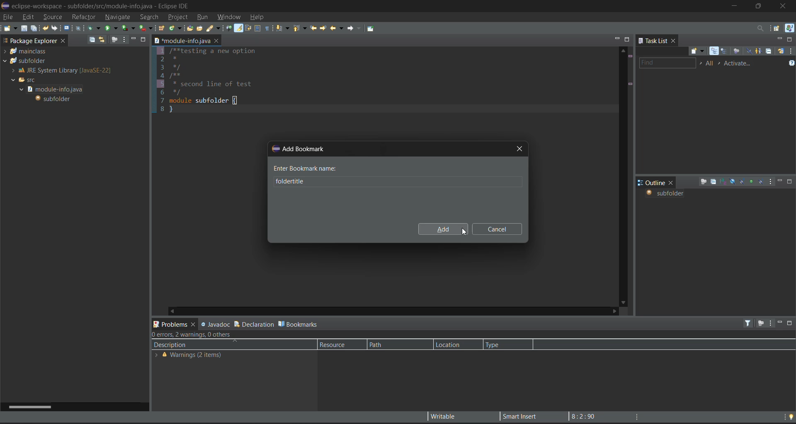 This screenshot has width=796, height=424. Describe the element at coordinates (517, 416) in the screenshot. I see `smart insert` at that location.